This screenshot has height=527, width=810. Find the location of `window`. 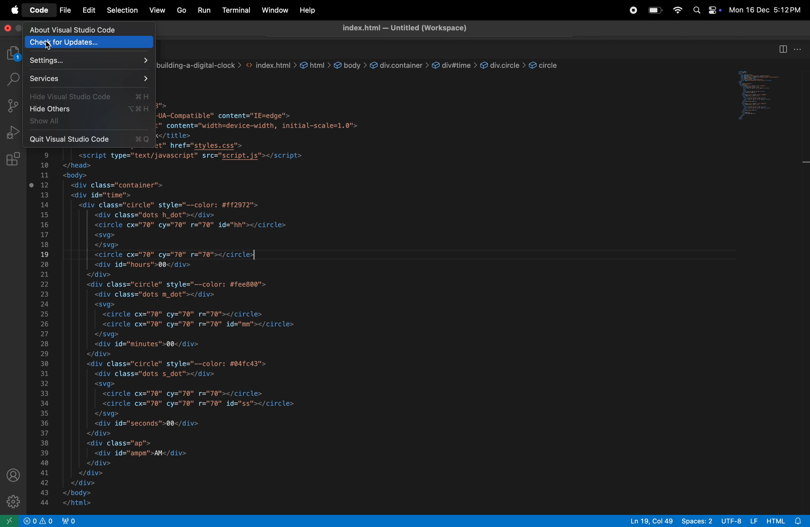

window is located at coordinates (274, 10).